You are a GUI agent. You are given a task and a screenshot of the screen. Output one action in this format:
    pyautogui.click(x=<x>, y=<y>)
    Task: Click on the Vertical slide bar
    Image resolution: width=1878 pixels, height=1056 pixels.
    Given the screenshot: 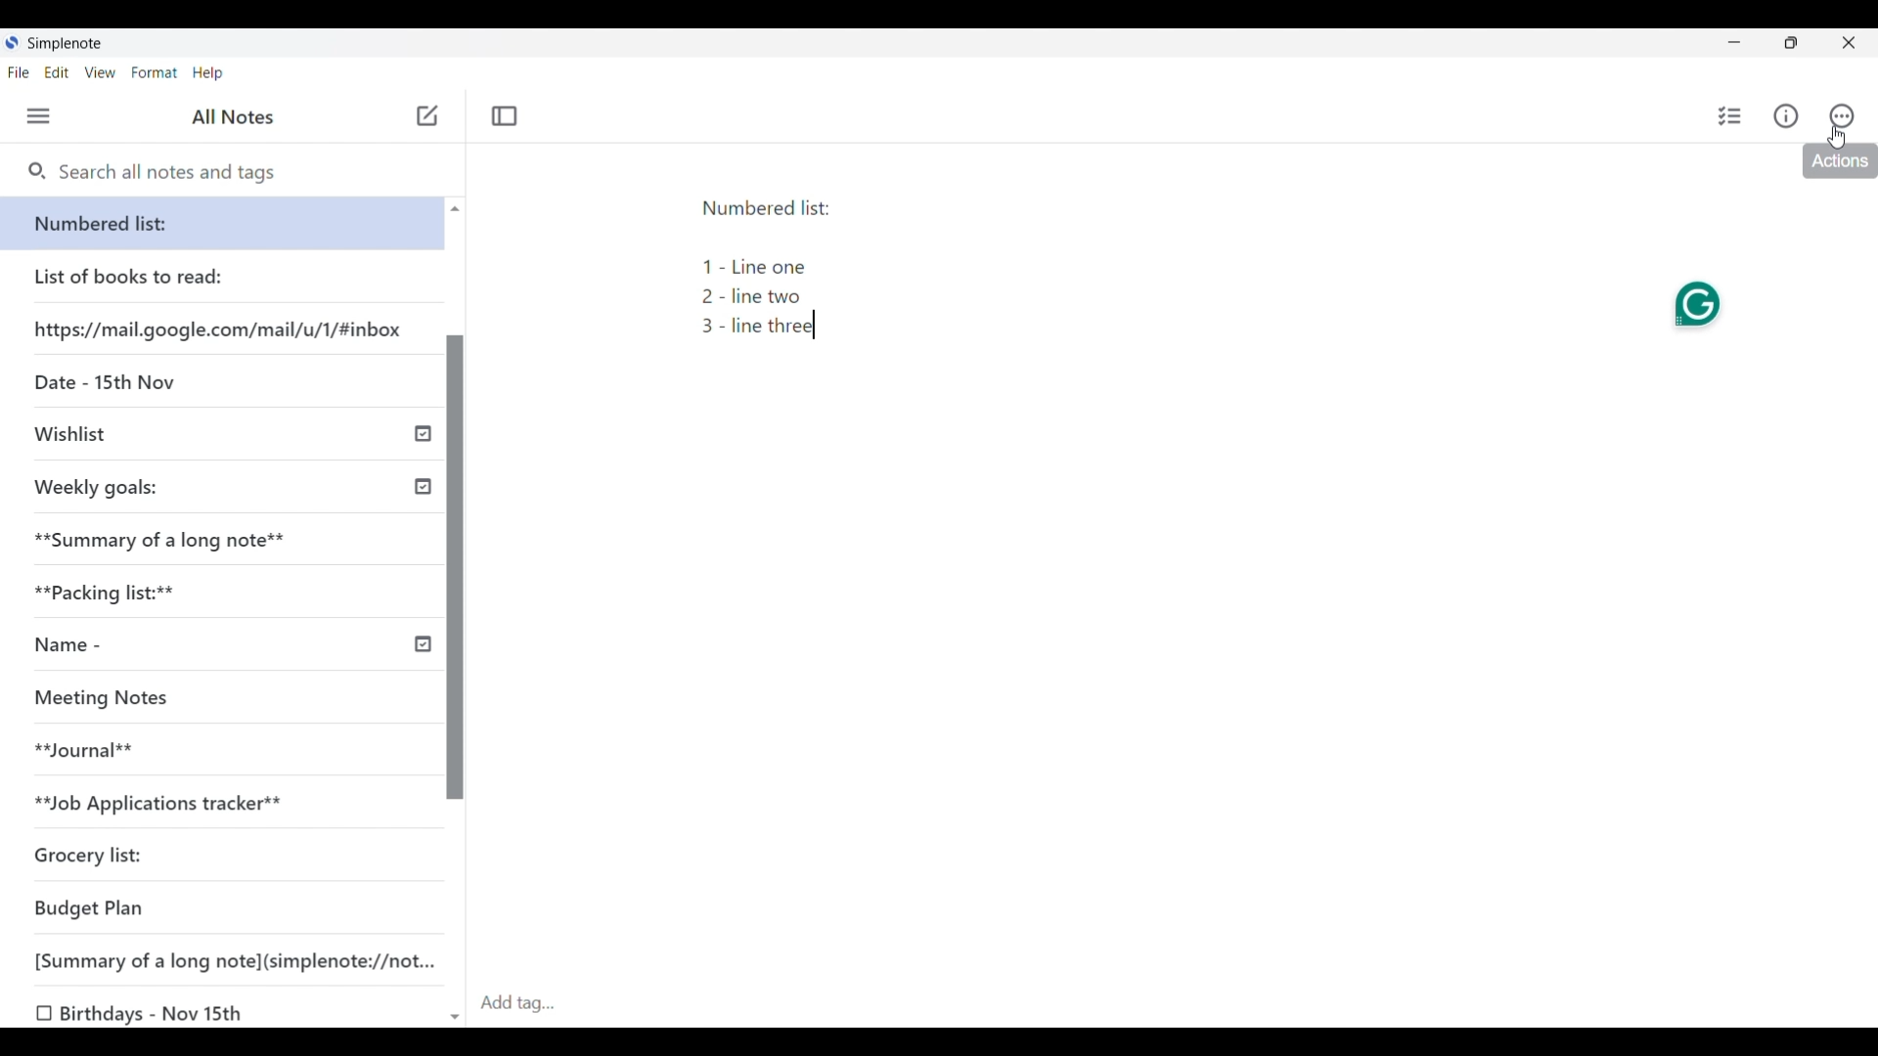 What is the action you would take?
    pyautogui.click(x=457, y=570)
    